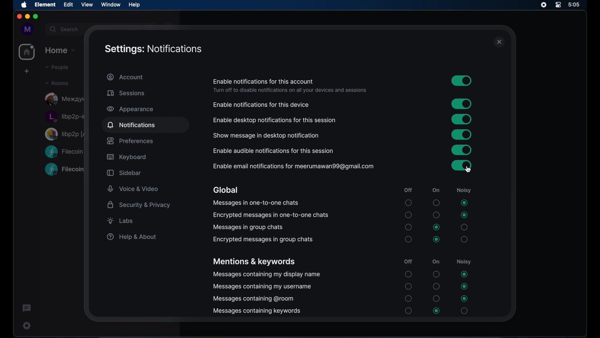 The image size is (600, 338). I want to click on toggle button, so click(462, 80).